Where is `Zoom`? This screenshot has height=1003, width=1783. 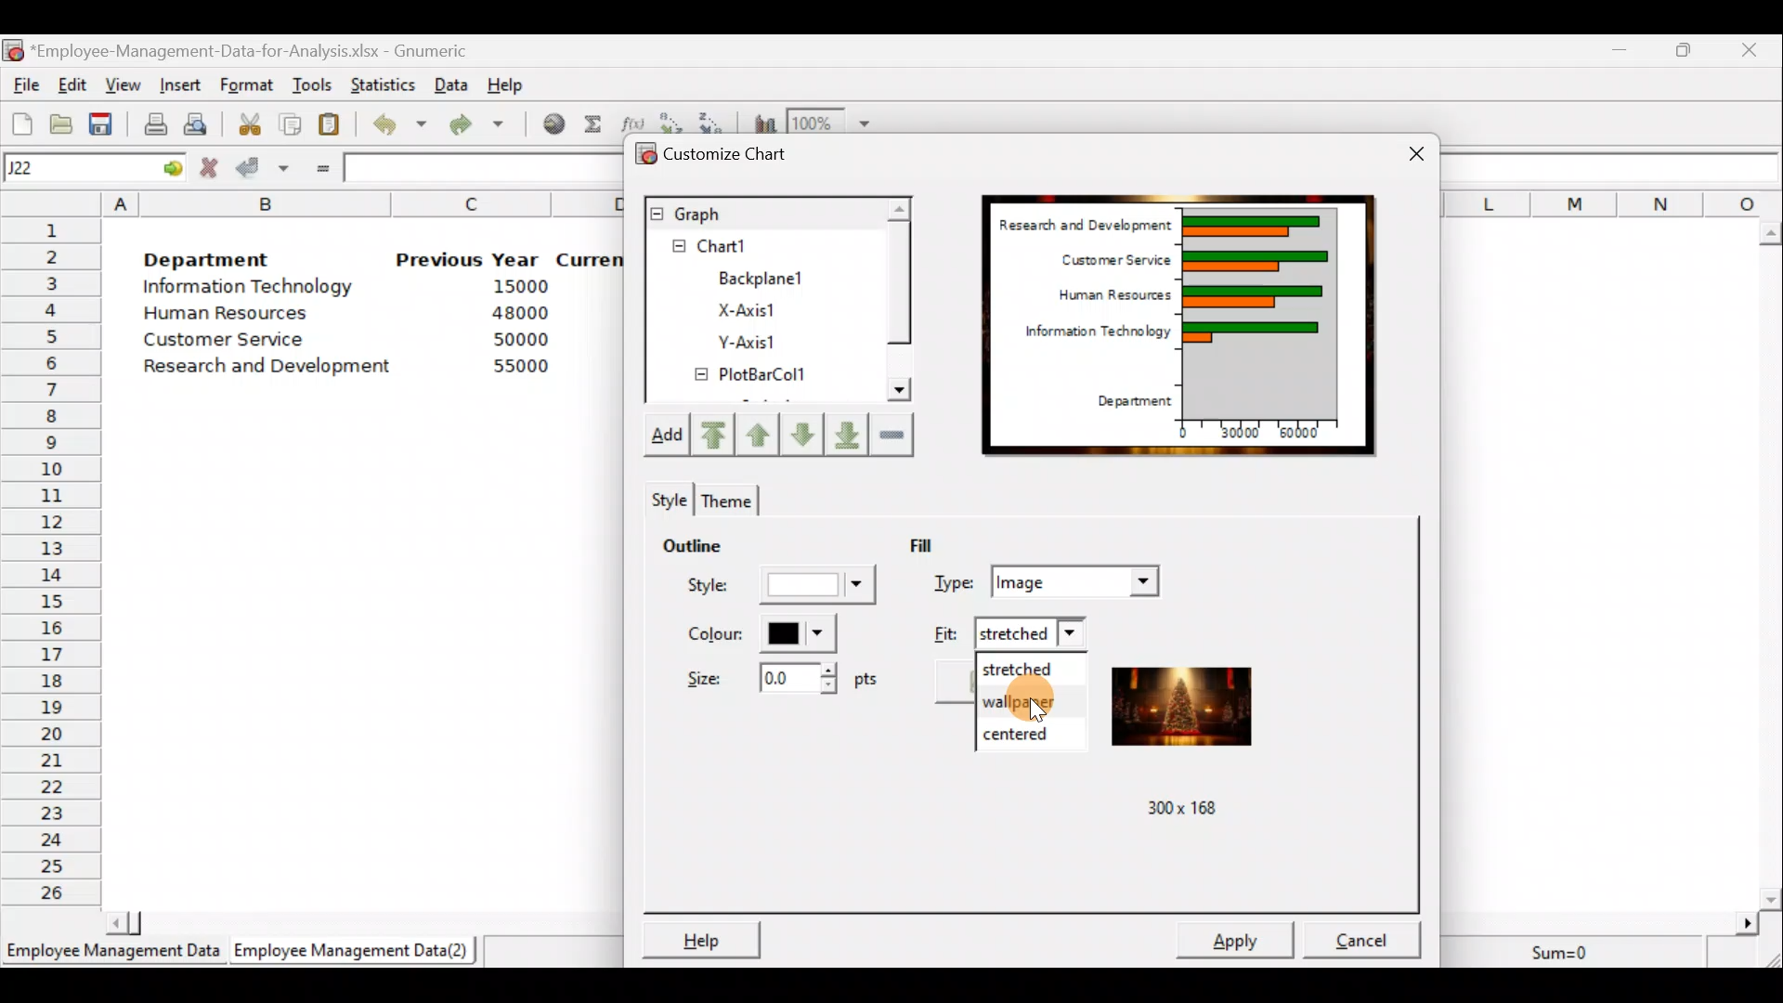
Zoom is located at coordinates (831, 121).